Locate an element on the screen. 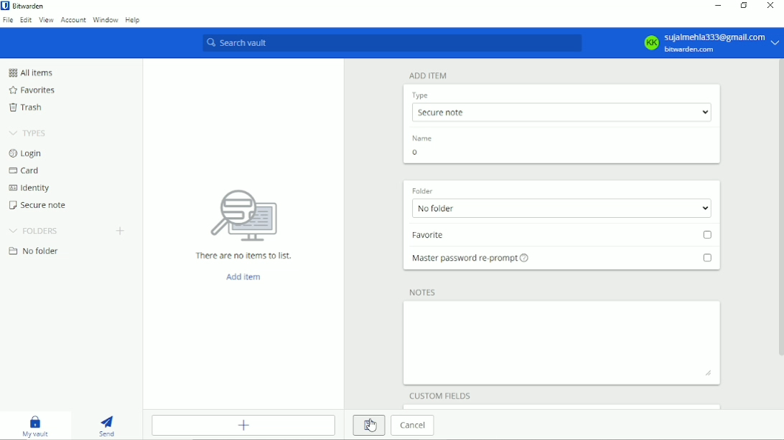 This screenshot has width=784, height=440. Login is located at coordinates (27, 153).